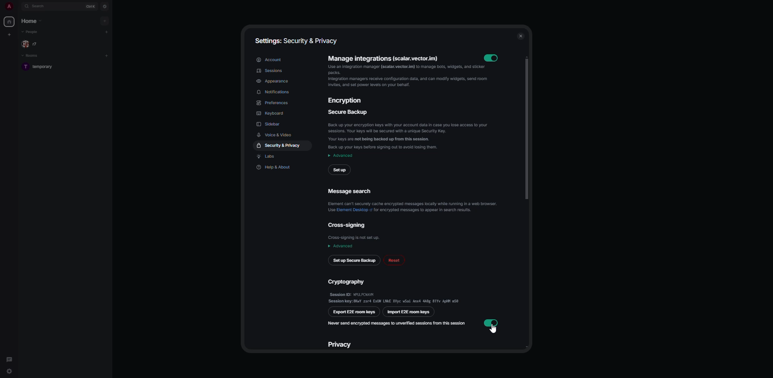  What do you see at coordinates (341, 344) in the screenshot?
I see `privacy` at bounding box center [341, 344].